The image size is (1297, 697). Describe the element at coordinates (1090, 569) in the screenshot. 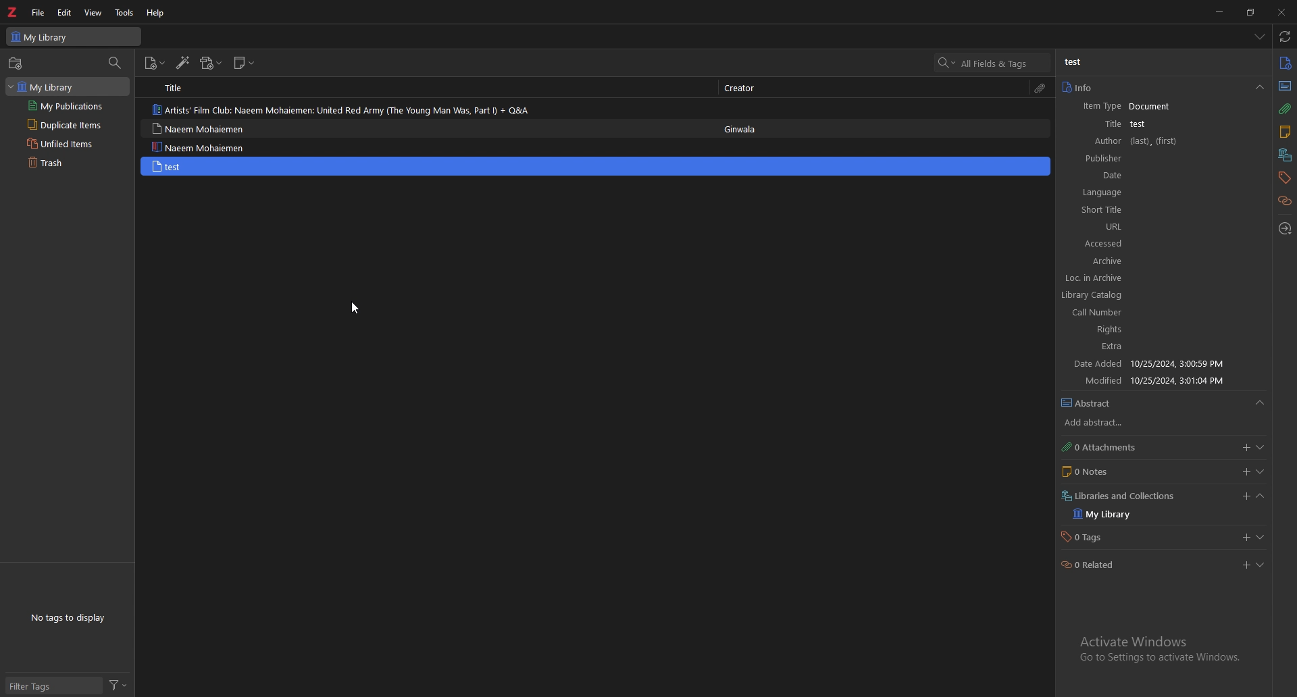

I see `0 Releated` at that location.